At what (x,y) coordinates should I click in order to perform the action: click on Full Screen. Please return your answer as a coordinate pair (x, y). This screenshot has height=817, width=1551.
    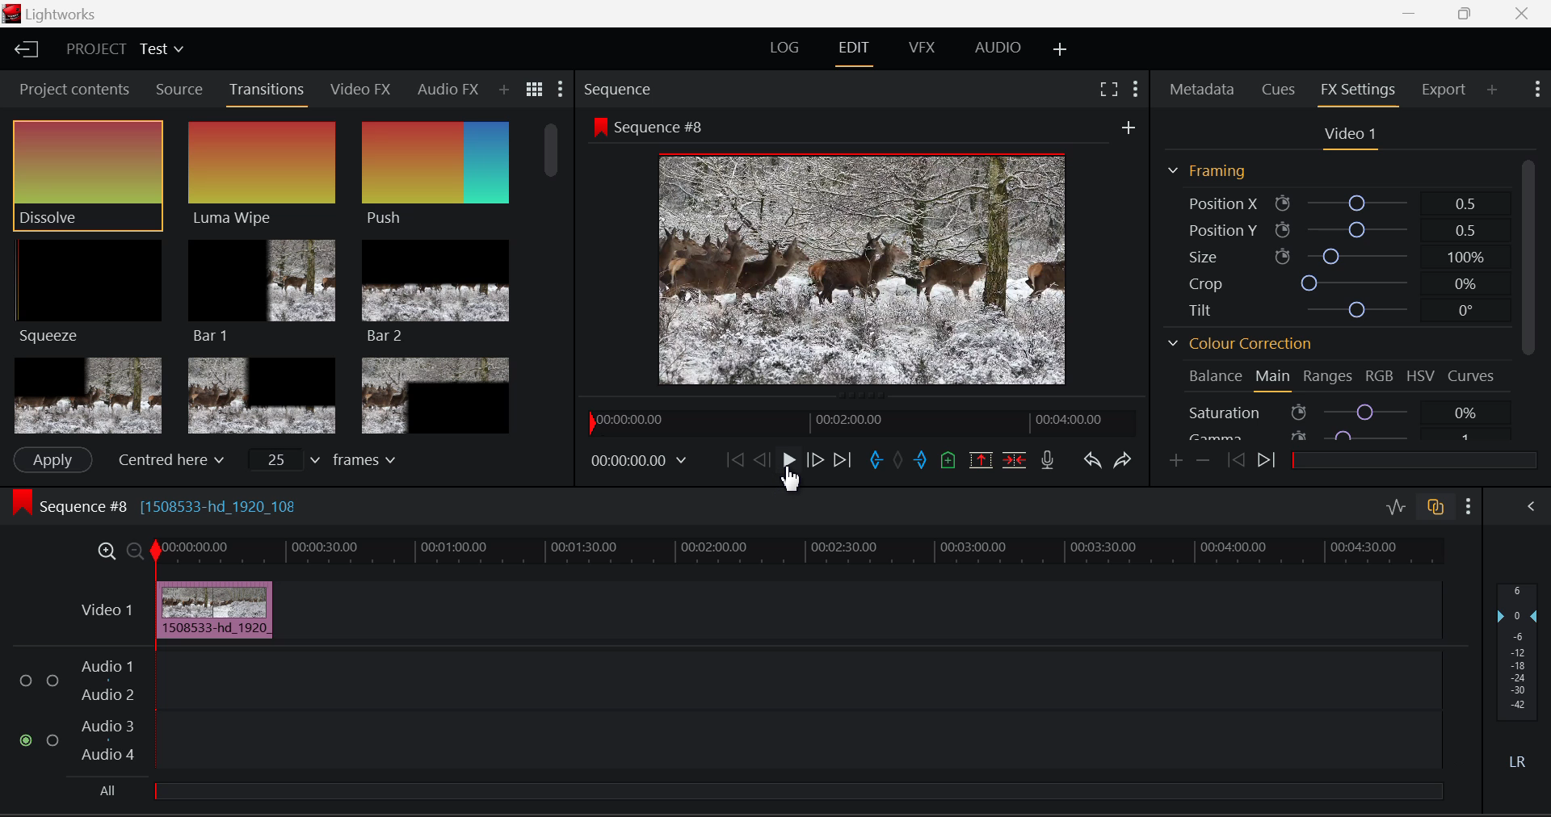
    Looking at the image, I should click on (1111, 89).